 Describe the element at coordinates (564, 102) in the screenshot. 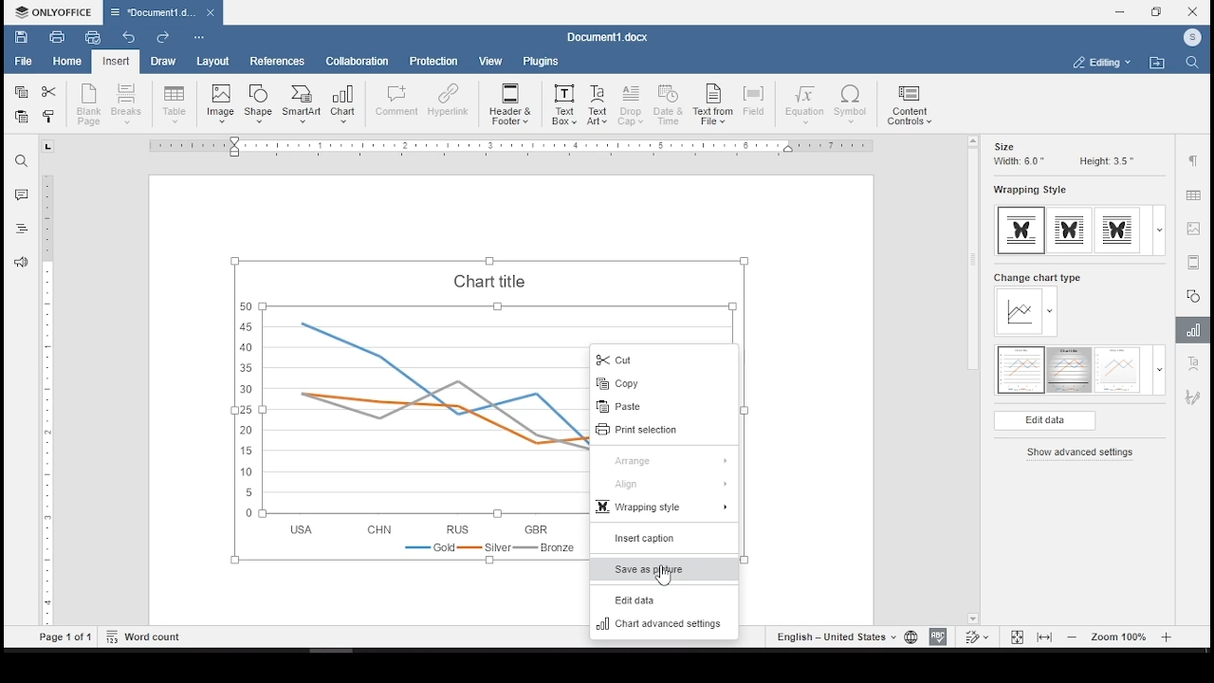

I see `text box` at that location.